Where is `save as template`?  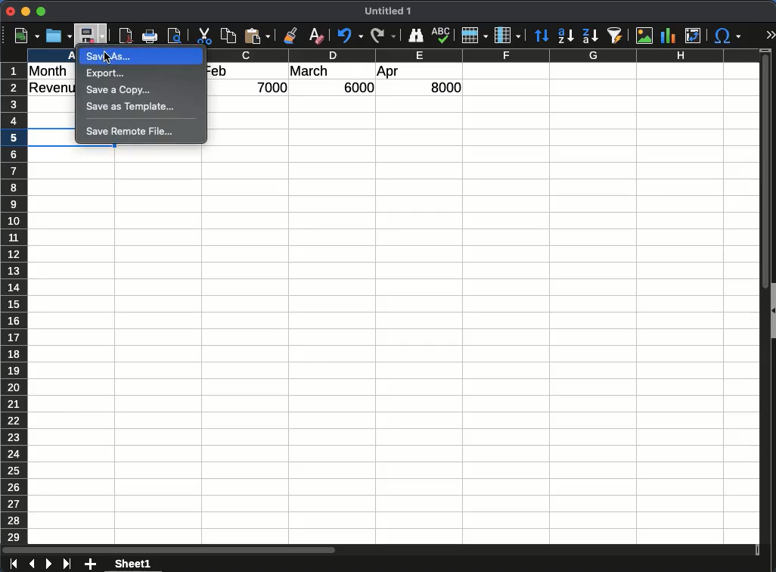 save as template is located at coordinates (134, 107).